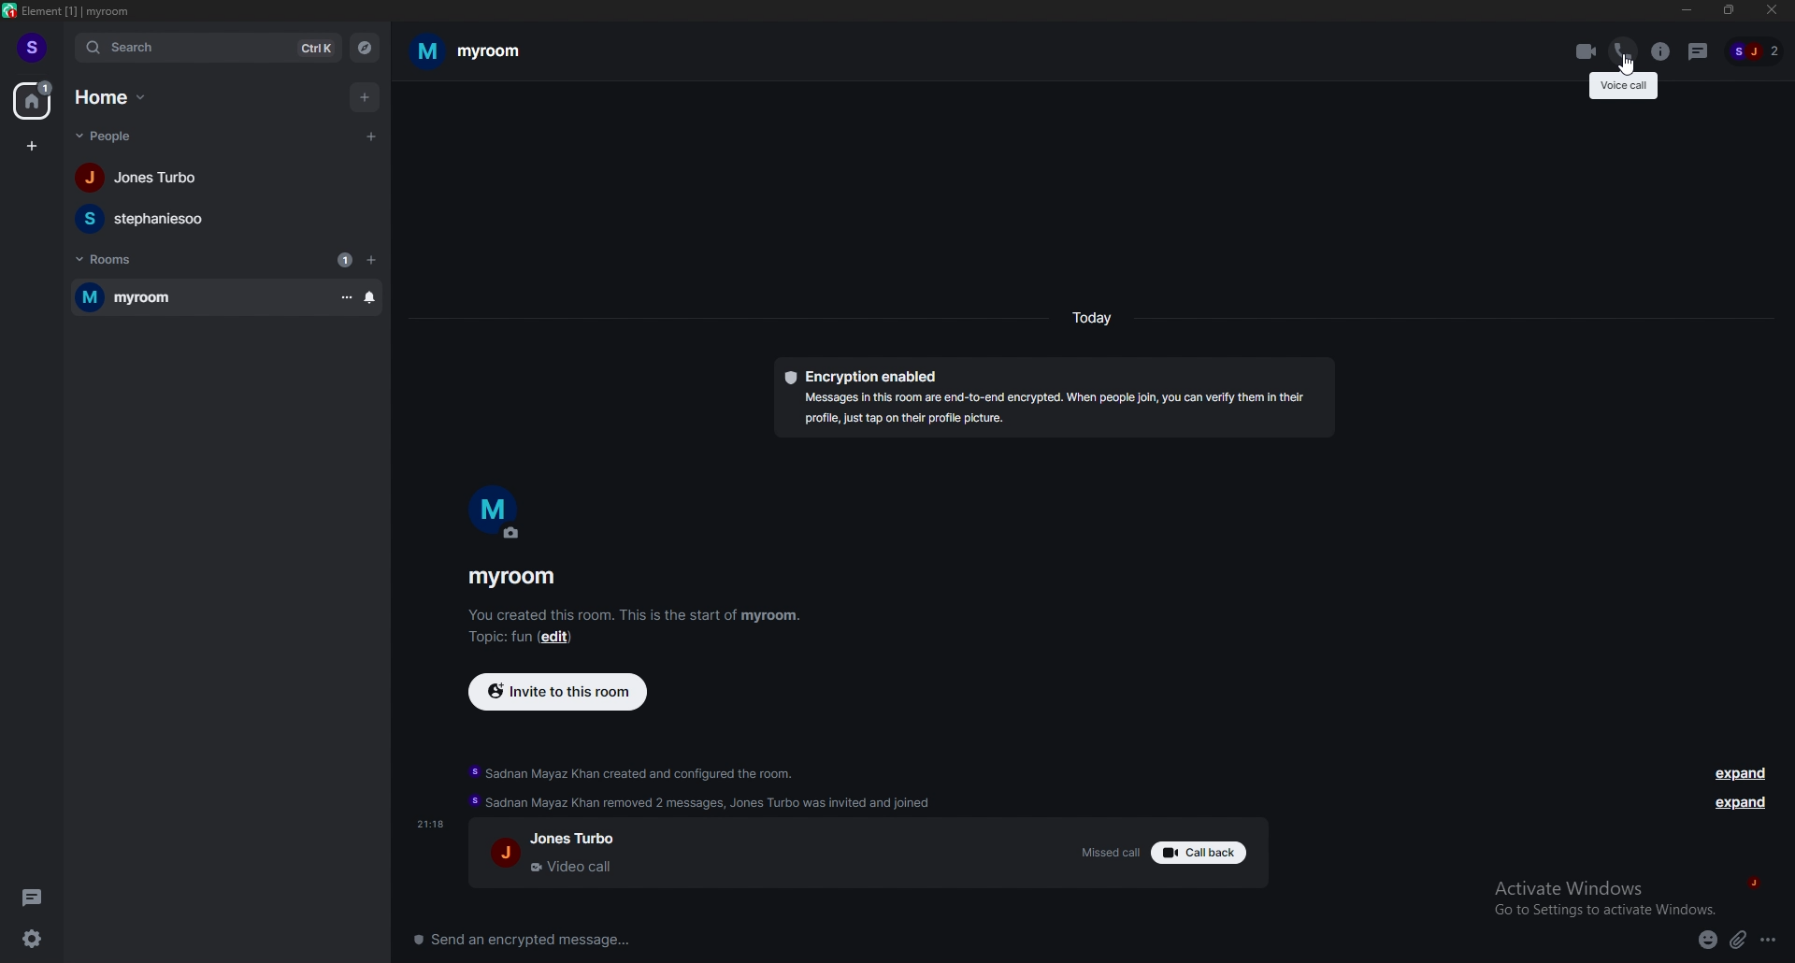 Image resolution: width=1795 pixels, height=963 pixels. I want to click on myroom, so click(194, 298).